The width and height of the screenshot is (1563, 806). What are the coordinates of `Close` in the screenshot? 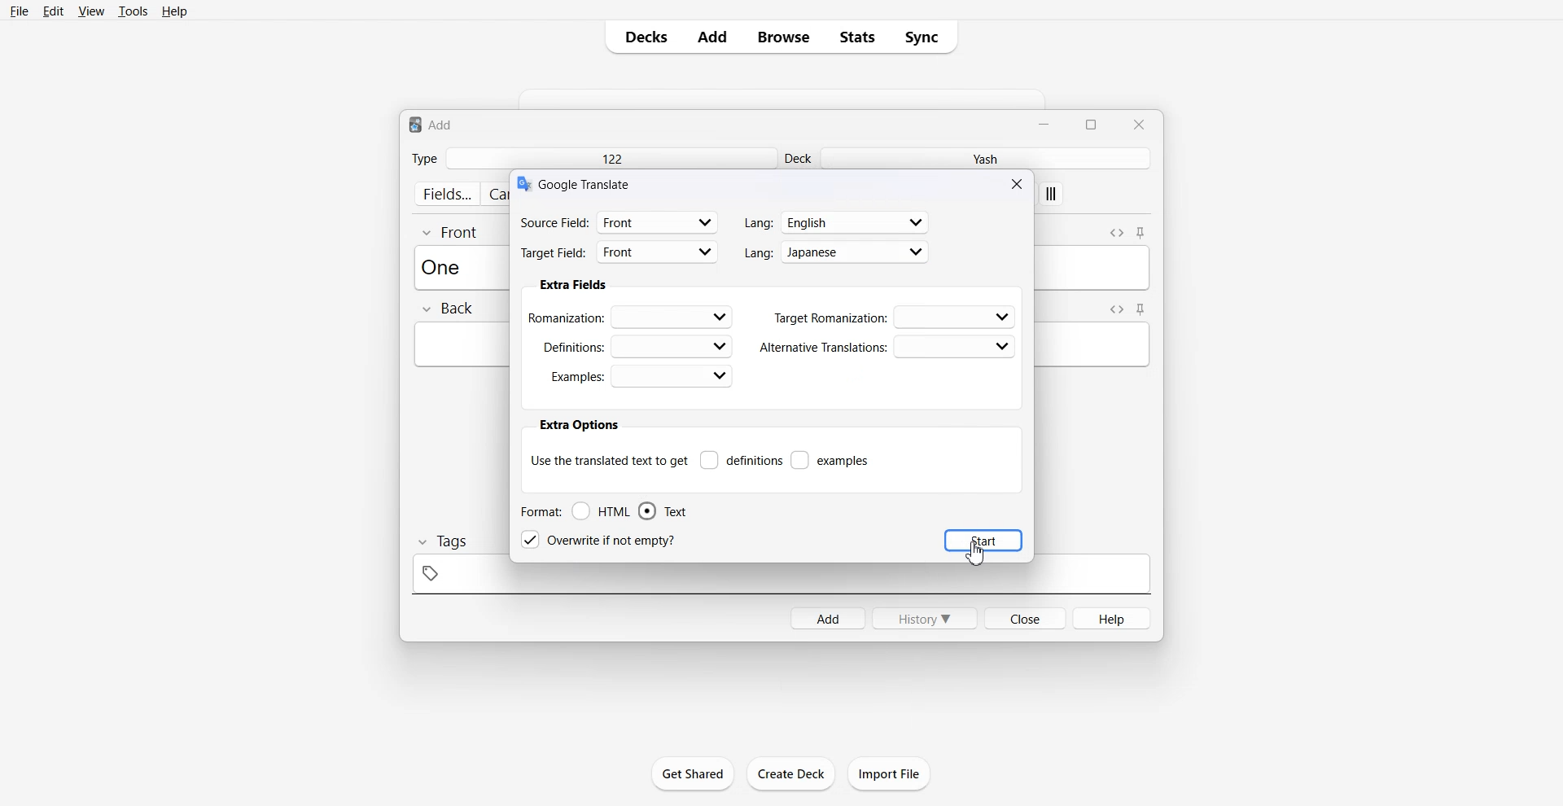 It's located at (1138, 124).